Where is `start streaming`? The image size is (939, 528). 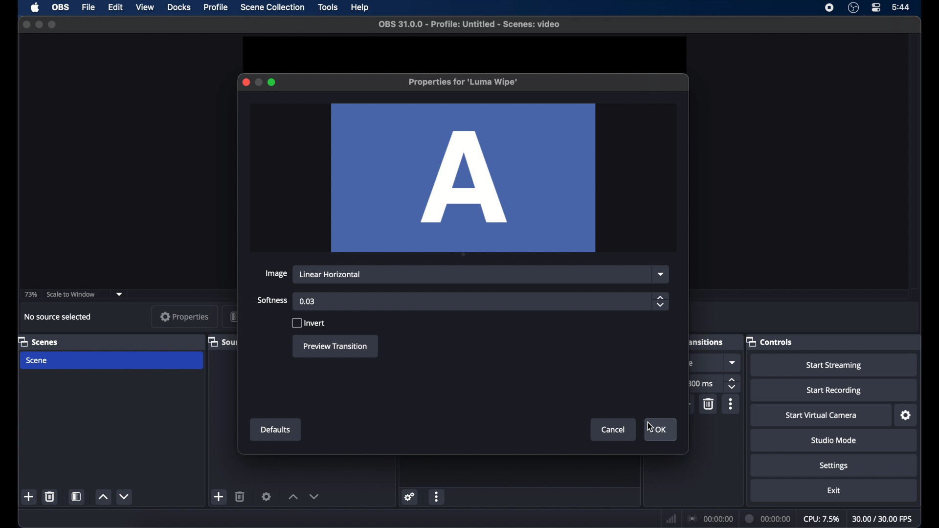 start streaming is located at coordinates (834, 365).